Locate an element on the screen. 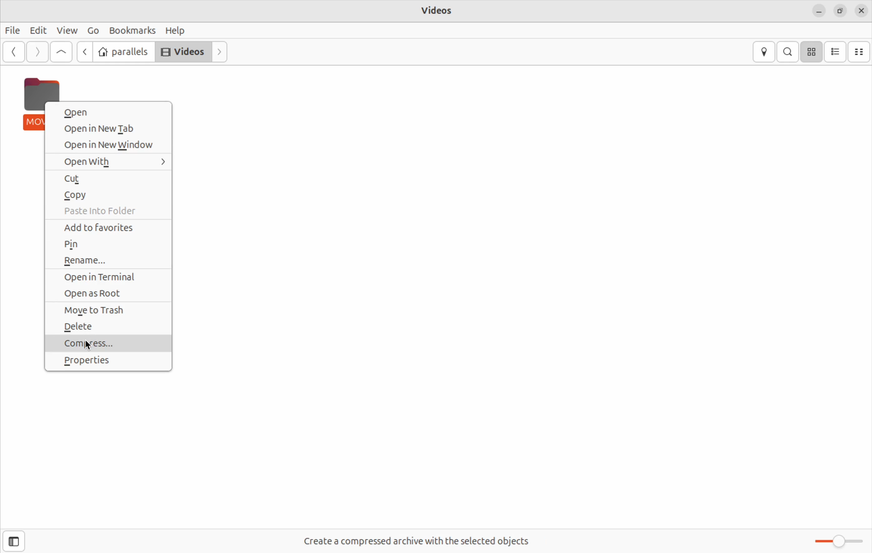 The height and width of the screenshot is (553, 872). cursor is located at coordinates (49, 107).